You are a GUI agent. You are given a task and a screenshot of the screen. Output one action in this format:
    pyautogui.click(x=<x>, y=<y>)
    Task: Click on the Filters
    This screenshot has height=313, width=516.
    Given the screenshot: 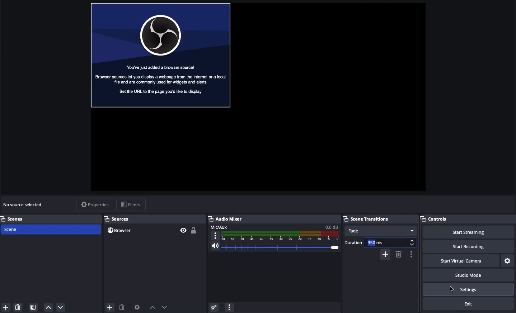 What is the action you would take?
    pyautogui.click(x=131, y=205)
    